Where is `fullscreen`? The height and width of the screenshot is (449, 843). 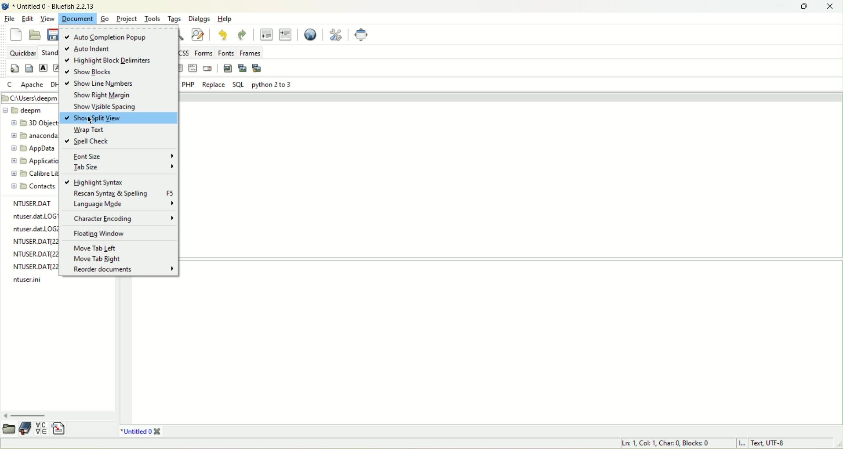
fullscreen is located at coordinates (361, 35).